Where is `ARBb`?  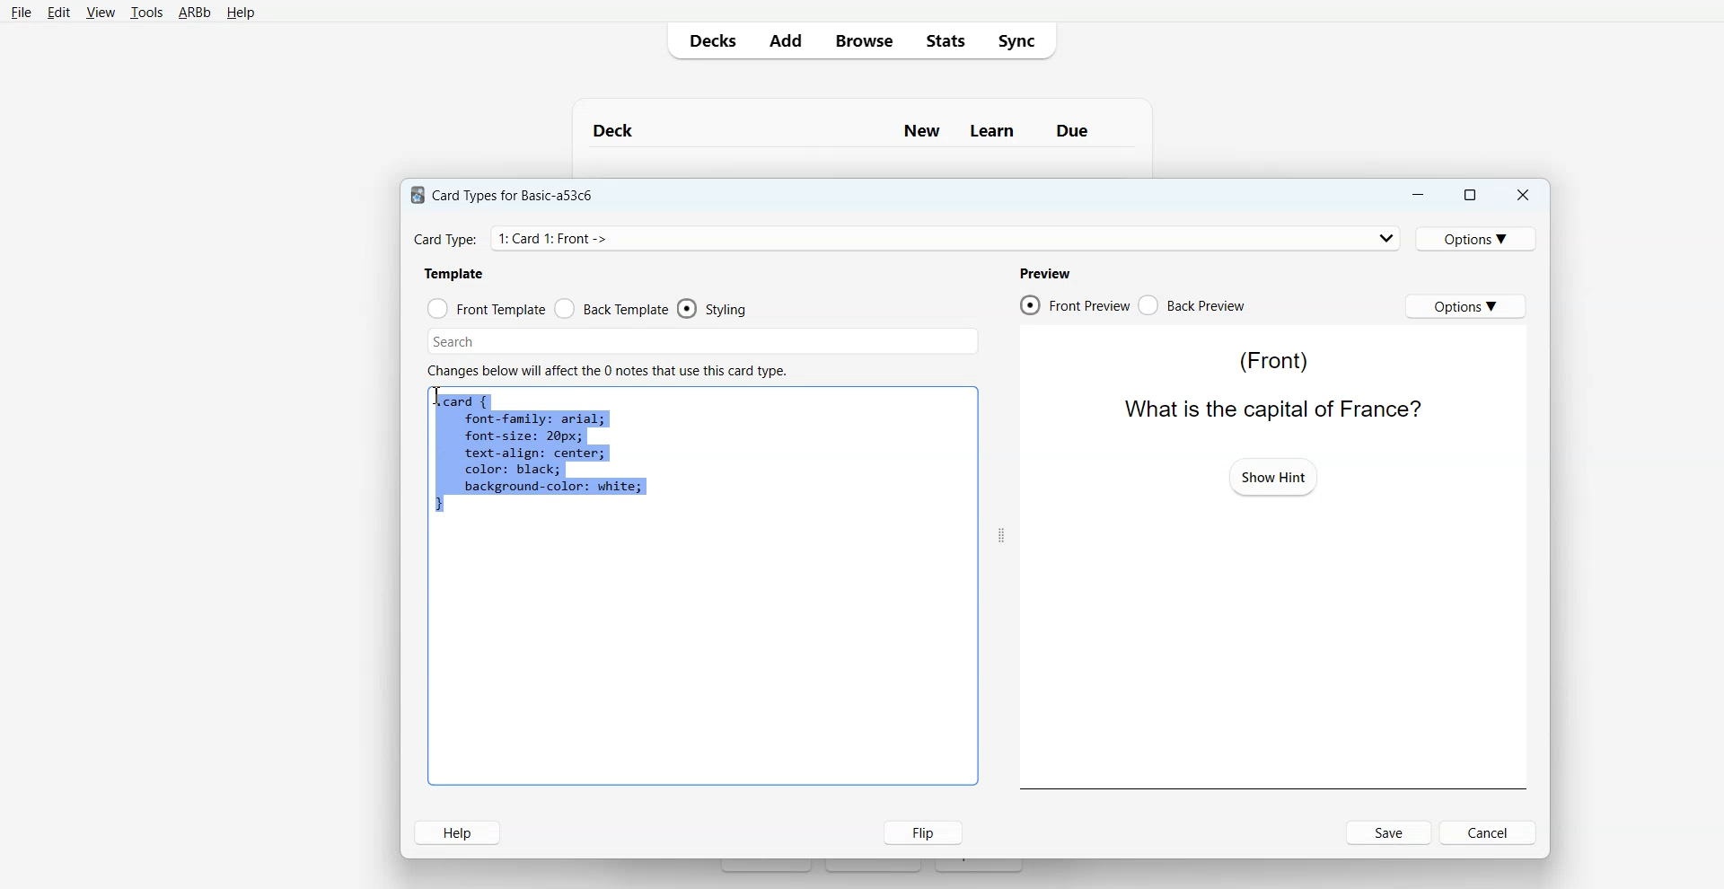 ARBb is located at coordinates (193, 13).